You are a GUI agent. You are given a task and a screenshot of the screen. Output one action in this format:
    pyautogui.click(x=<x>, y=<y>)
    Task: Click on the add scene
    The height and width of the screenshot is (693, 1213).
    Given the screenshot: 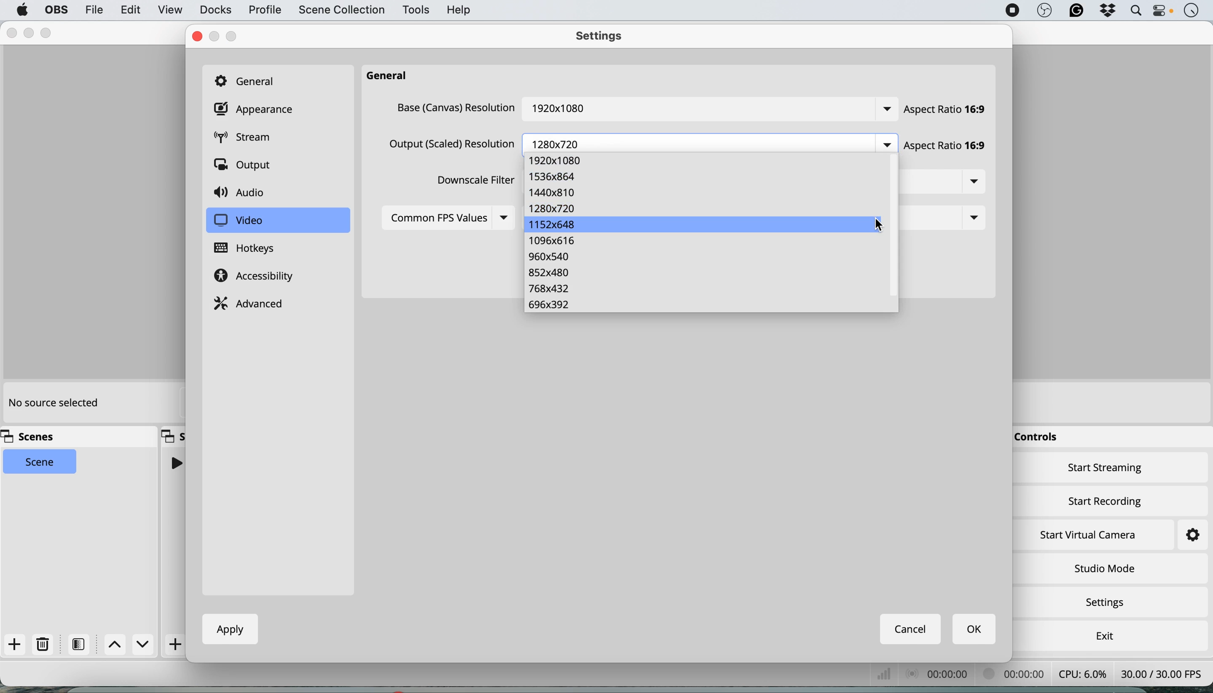 What is the action you would take?
    pyautogui.click(x=15, y=645)
    